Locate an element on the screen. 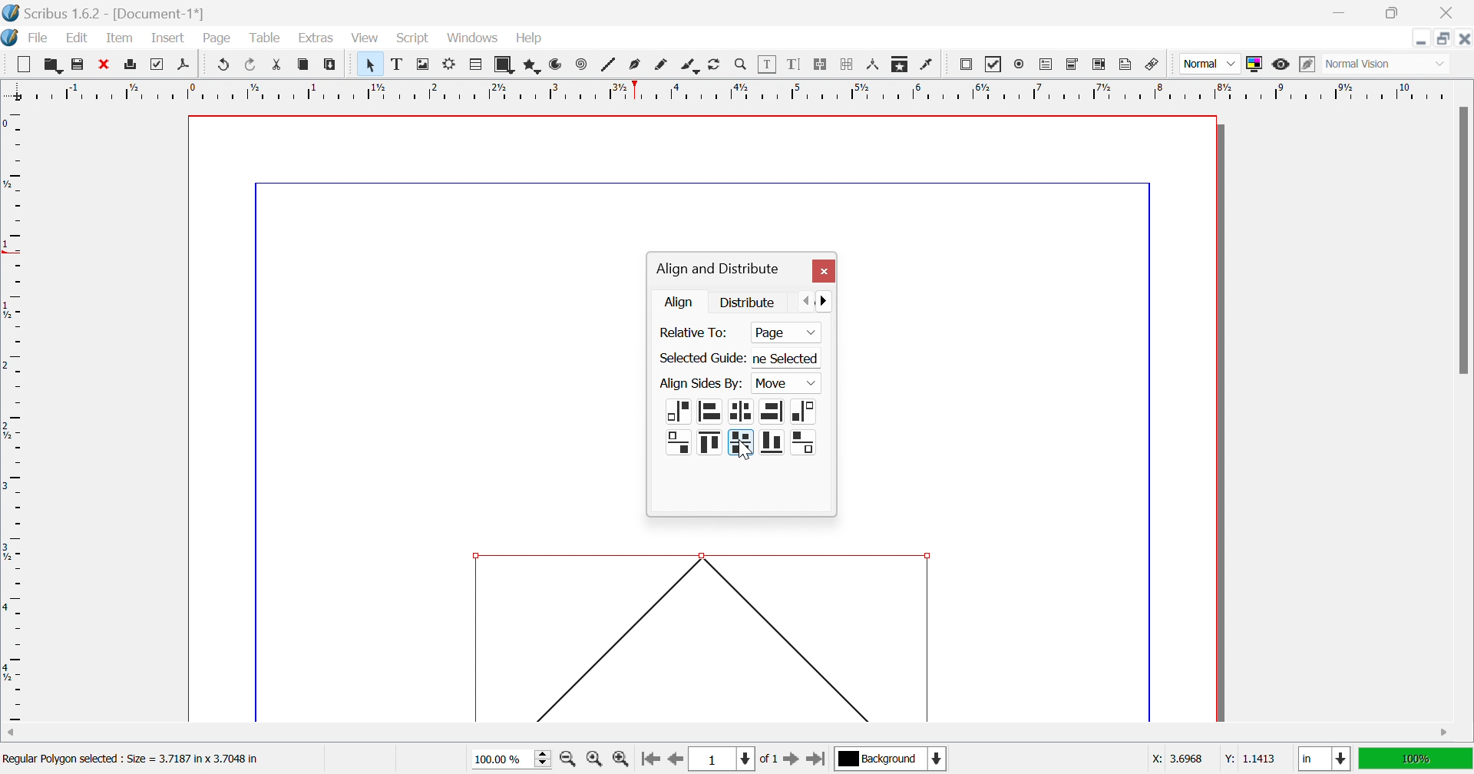  Copy item properties is located at coordinates (898, 65).